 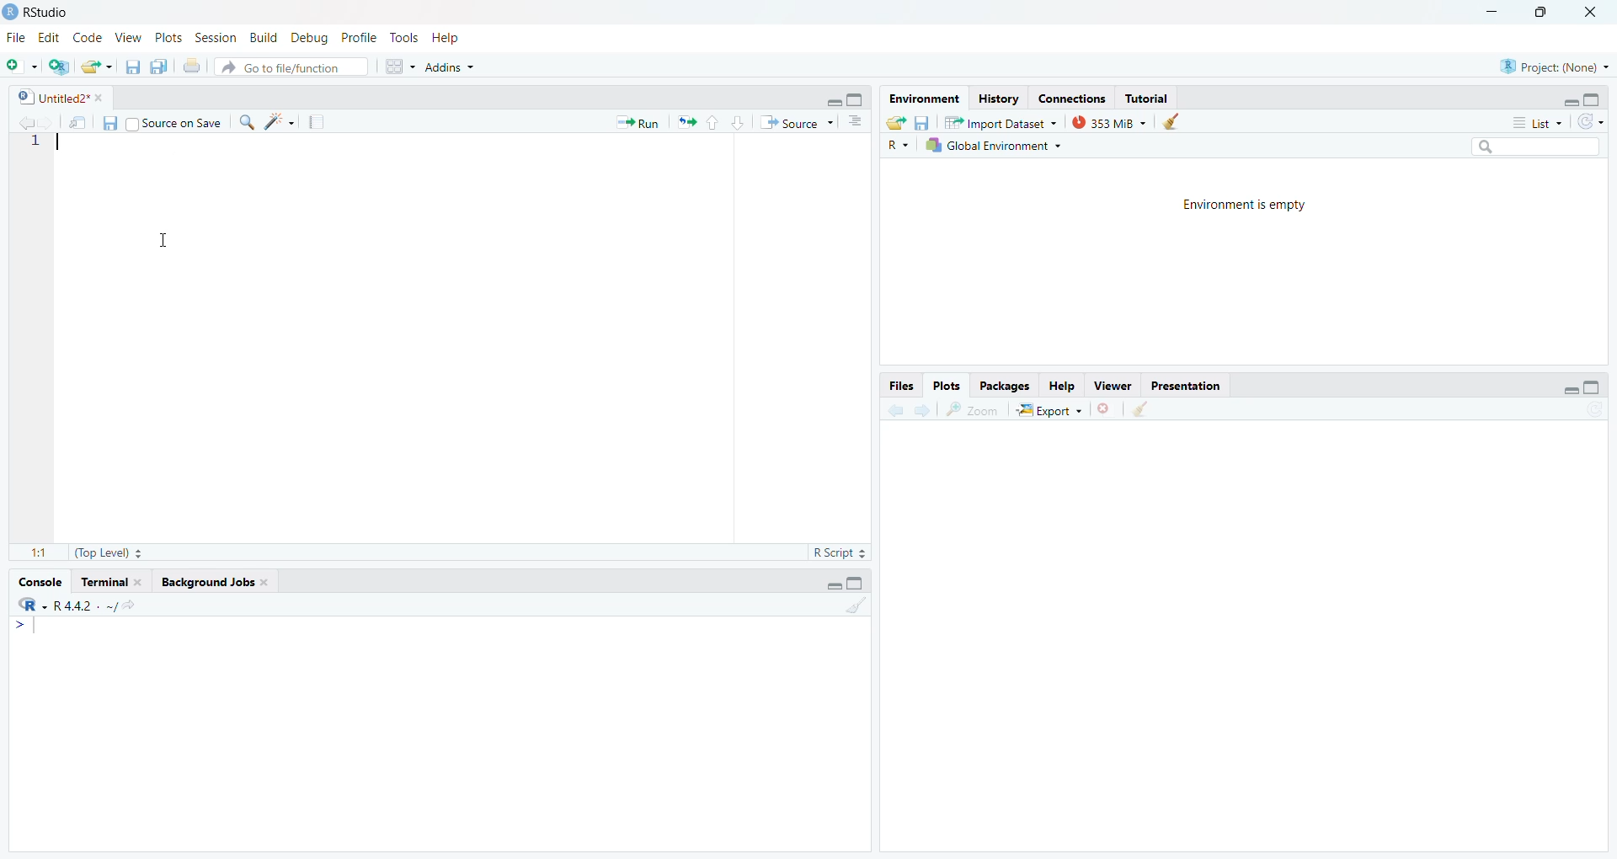 What do you see at coordinates (1009, 387) in the screenshot?
I see `Packages` at bounding box center [1009, 387].